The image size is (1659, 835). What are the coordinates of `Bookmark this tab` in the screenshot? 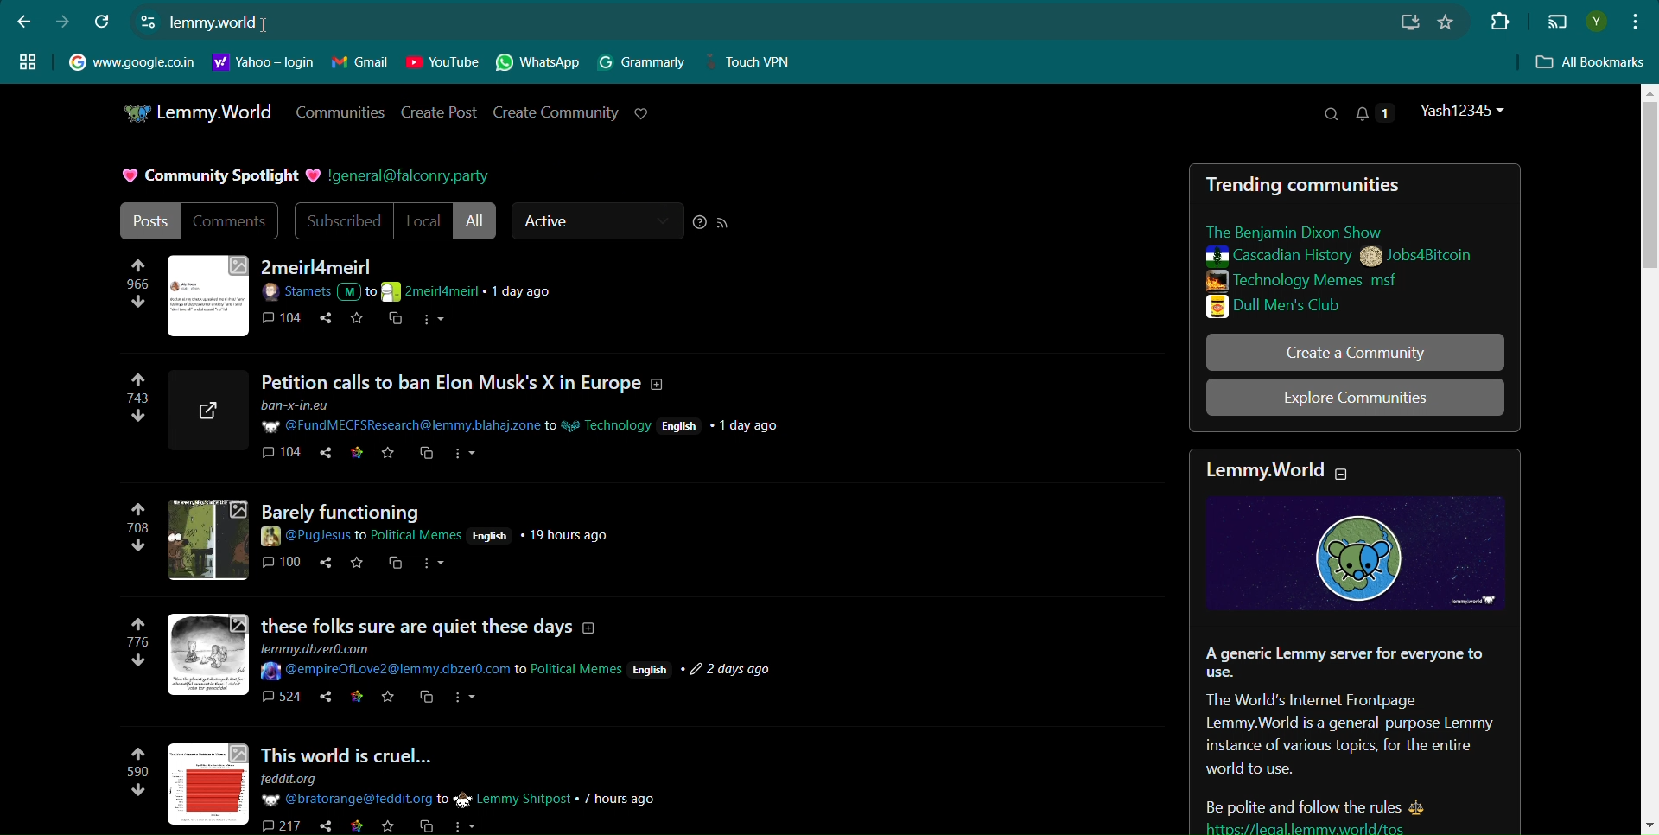 It's located at (1446, 22).